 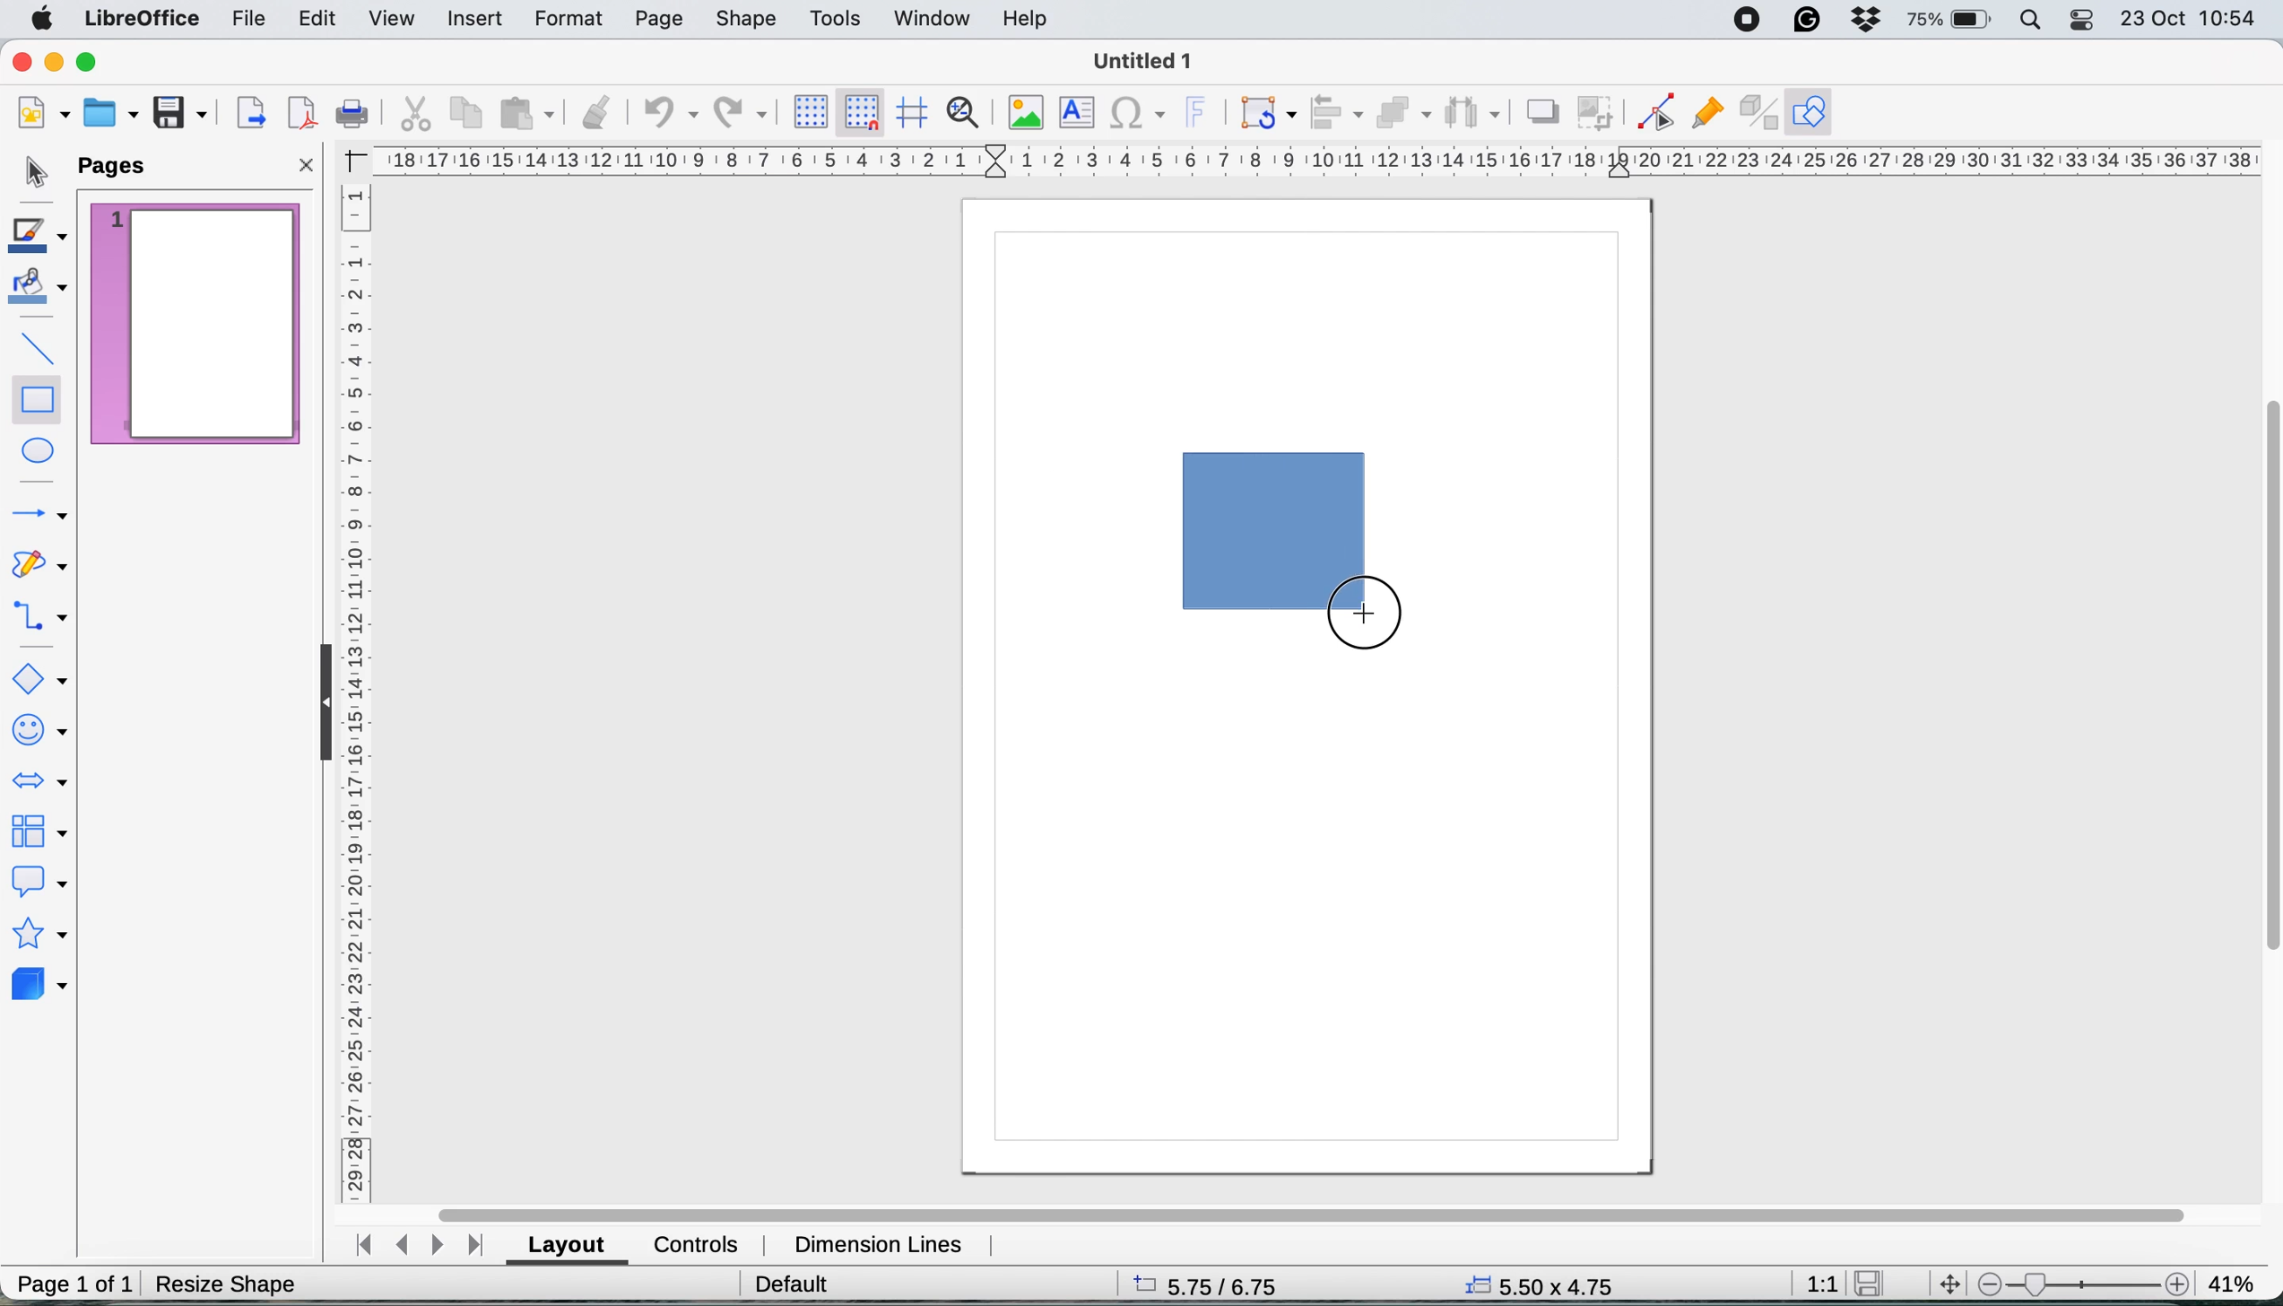 I want to click on 1:1, so click(x=1819, y=1281).